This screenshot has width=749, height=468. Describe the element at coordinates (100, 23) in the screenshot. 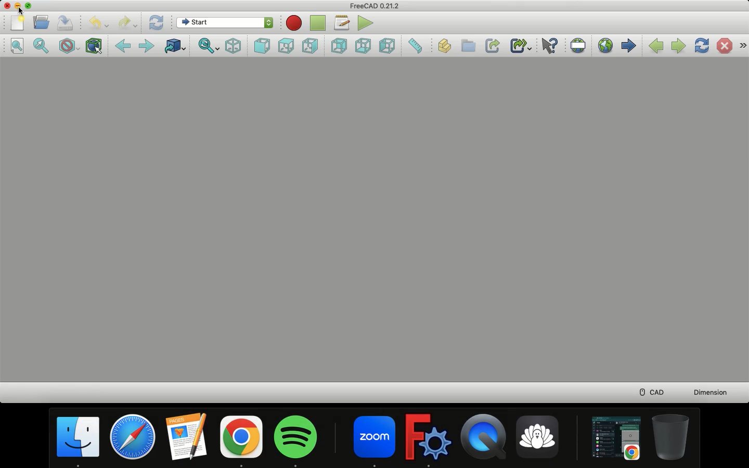

I see `undo` at that location.